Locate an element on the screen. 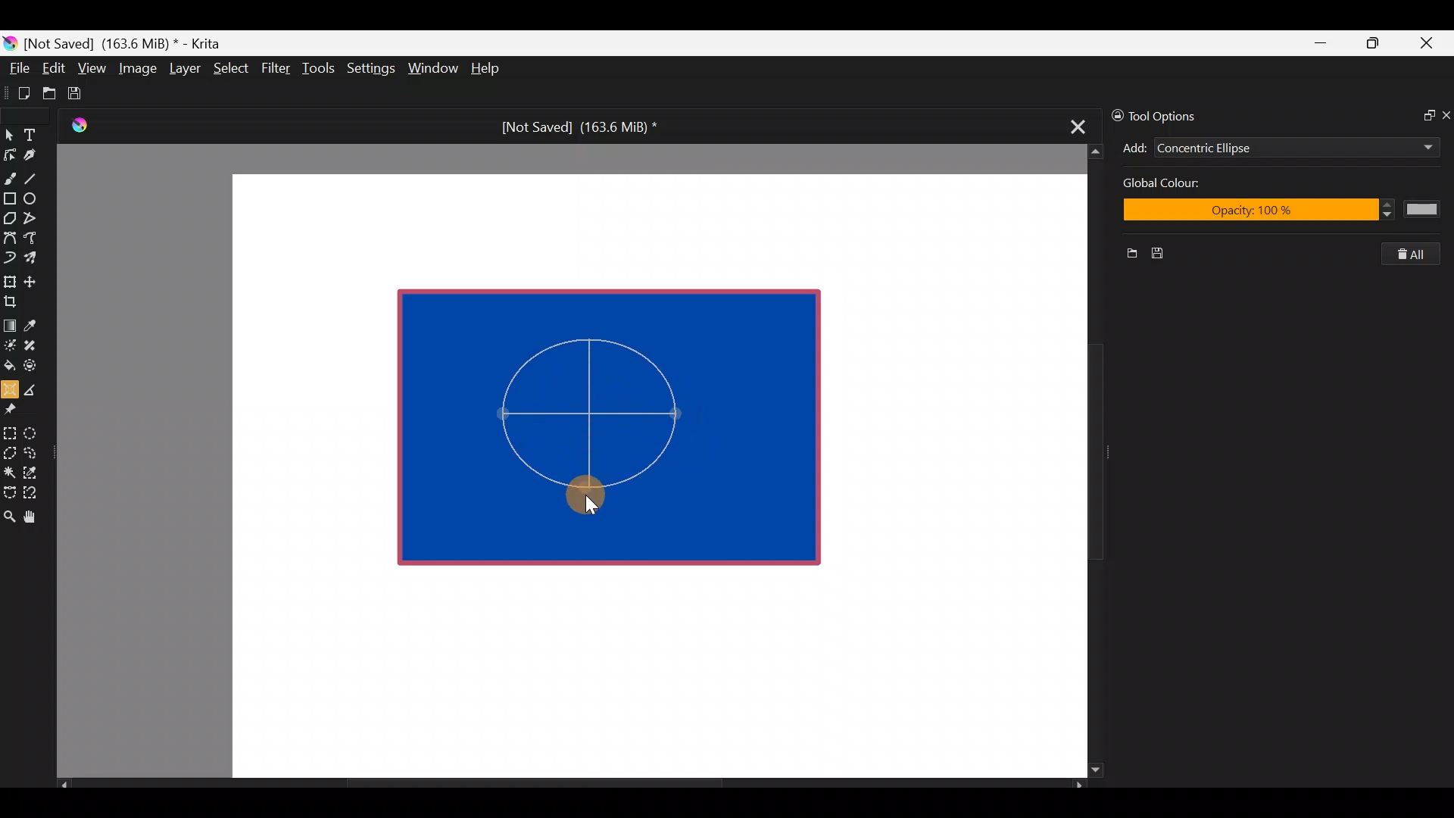  File is located at coordinates (15, 71).